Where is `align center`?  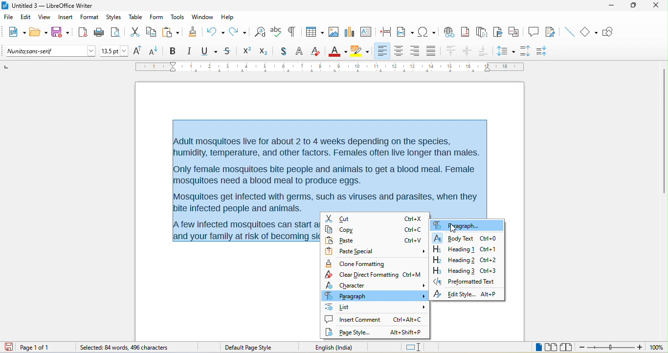 align center is located at coordinates (399, 51).